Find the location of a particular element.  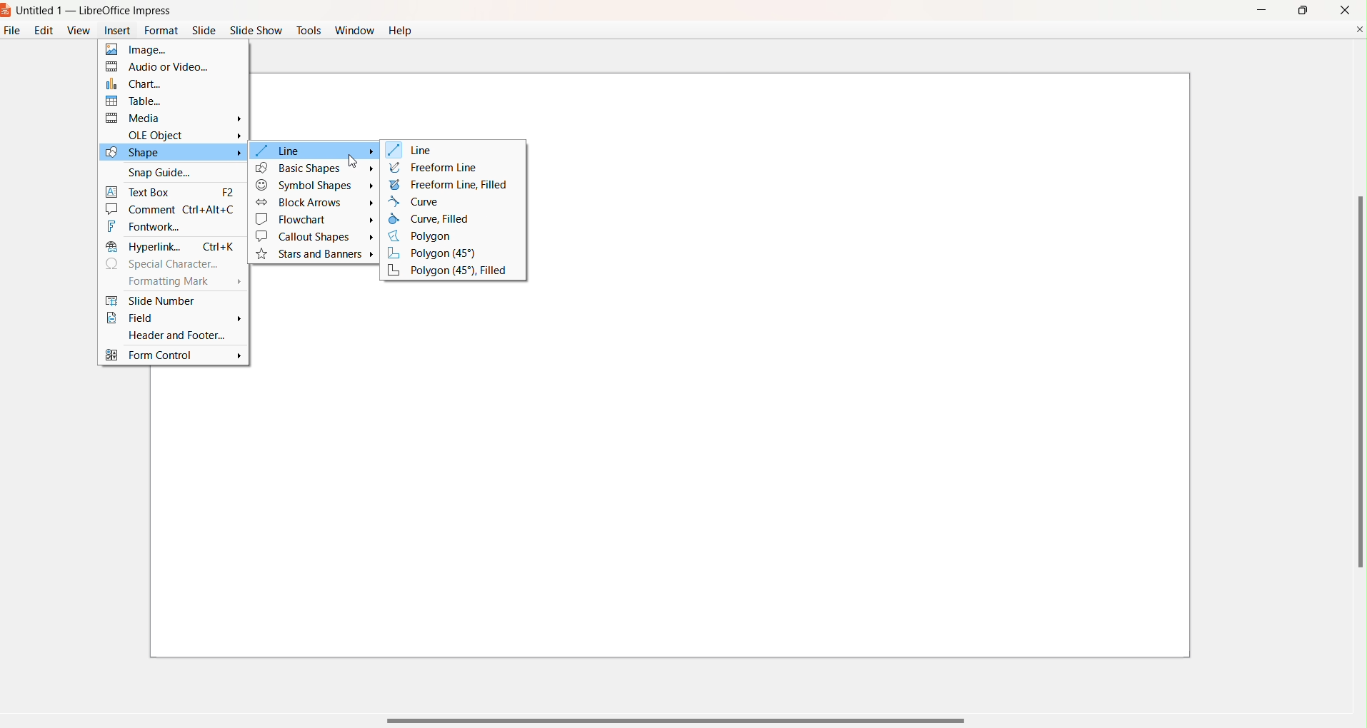

Minimize is located at coordinates (1260, 9).